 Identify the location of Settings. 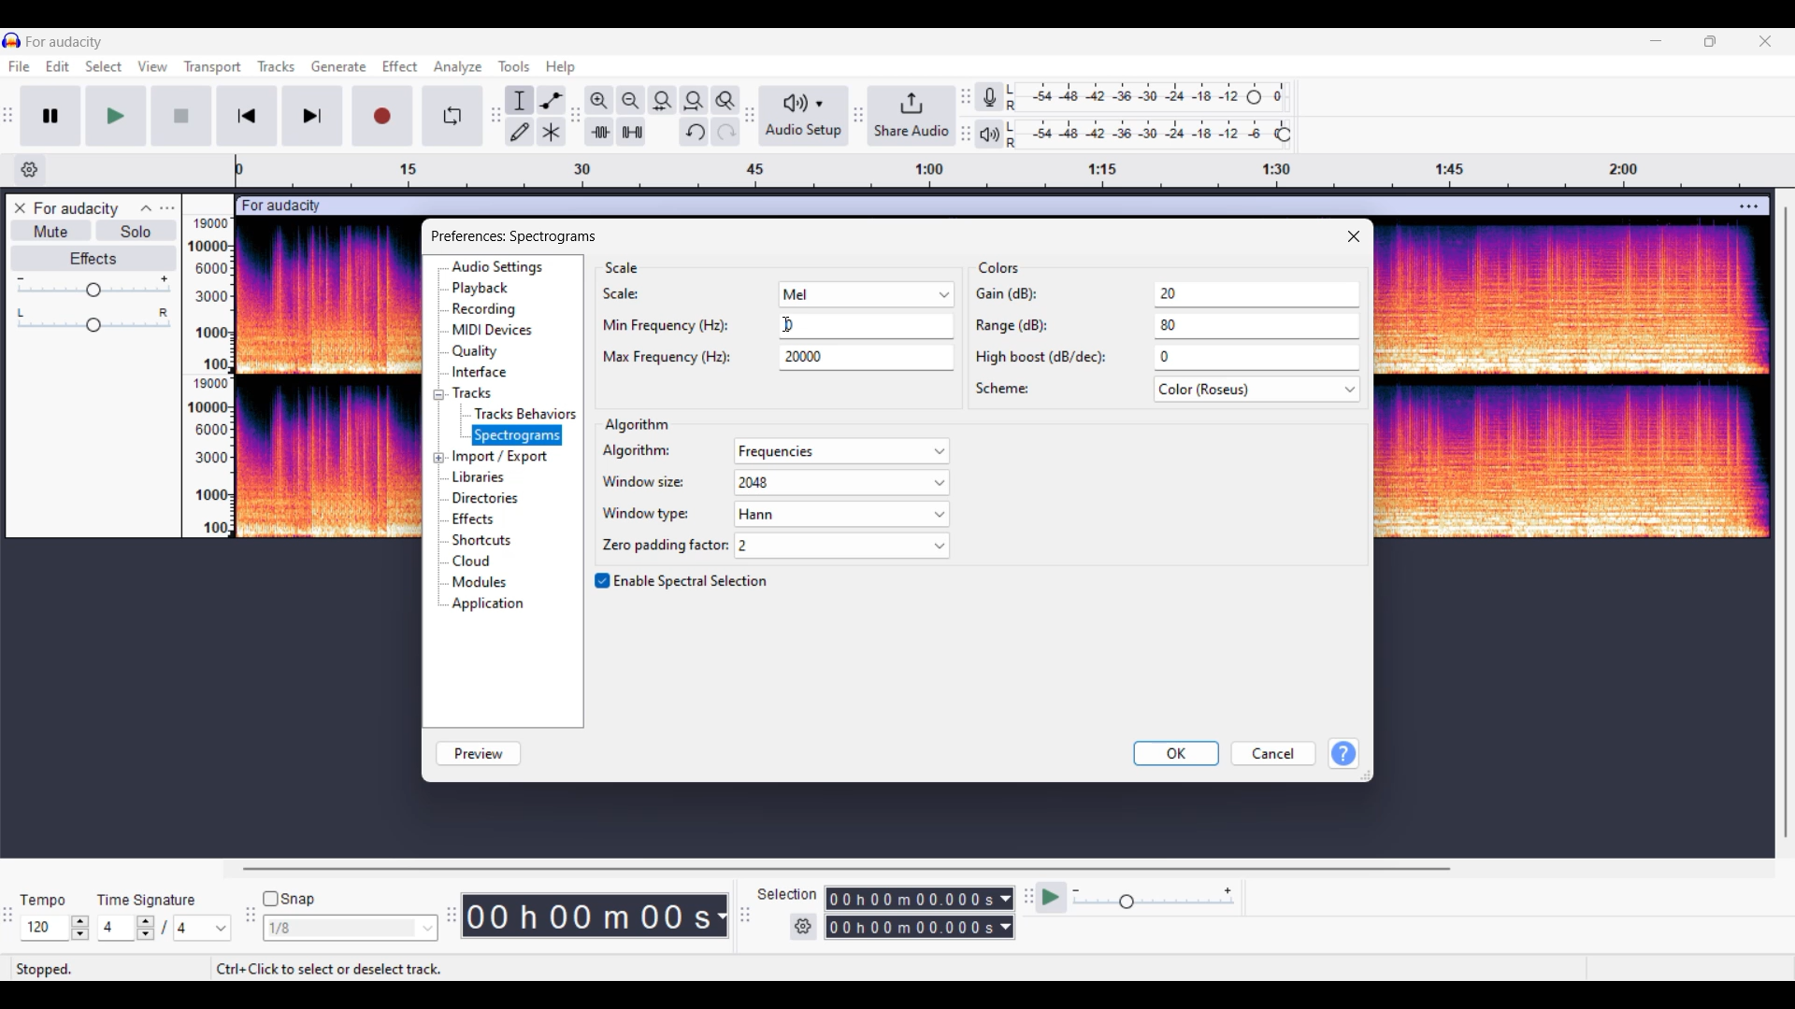
(803, 927).